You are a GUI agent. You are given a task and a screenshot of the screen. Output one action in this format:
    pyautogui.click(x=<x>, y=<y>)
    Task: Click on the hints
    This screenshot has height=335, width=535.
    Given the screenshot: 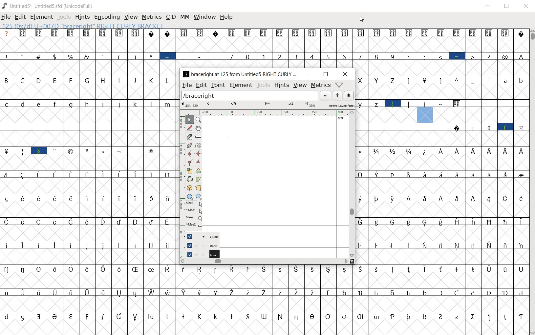 What is the action you would take?
    pyautogui.click(x=281, y=85)
    